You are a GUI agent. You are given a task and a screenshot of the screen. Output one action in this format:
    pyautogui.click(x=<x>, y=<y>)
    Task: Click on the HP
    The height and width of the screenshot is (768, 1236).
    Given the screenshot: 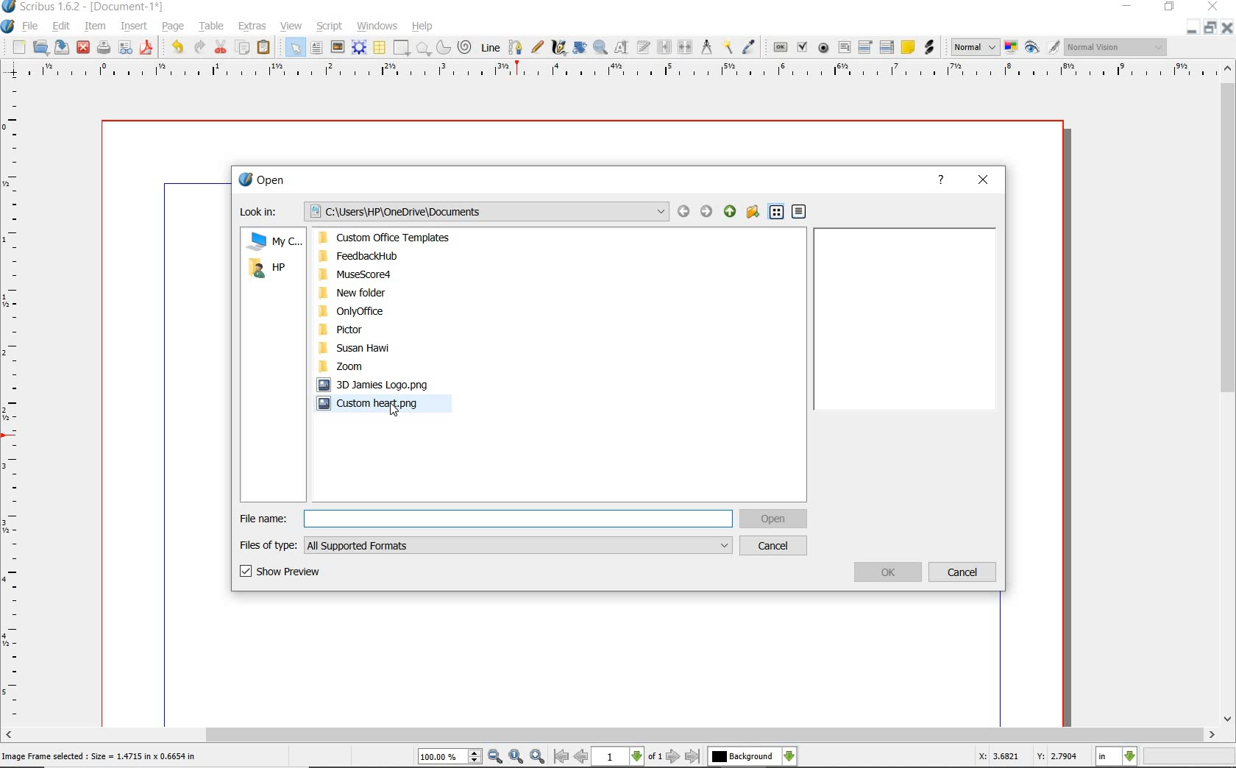 What is the action you would take?
    pyautogui.click(x=273, y=270)
    